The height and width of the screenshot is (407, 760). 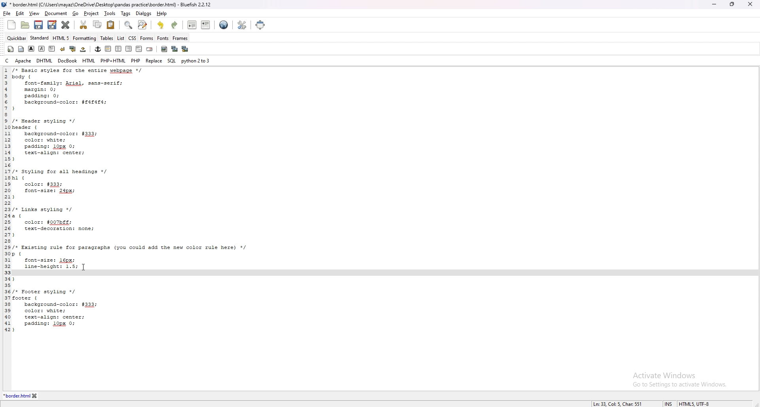 I want to click on *border.html (C:\Users\mayaz\OneDrive\Desktop\pandas practice\border.html) - Bluefish 2.2.12, so click(x=114, y=4).